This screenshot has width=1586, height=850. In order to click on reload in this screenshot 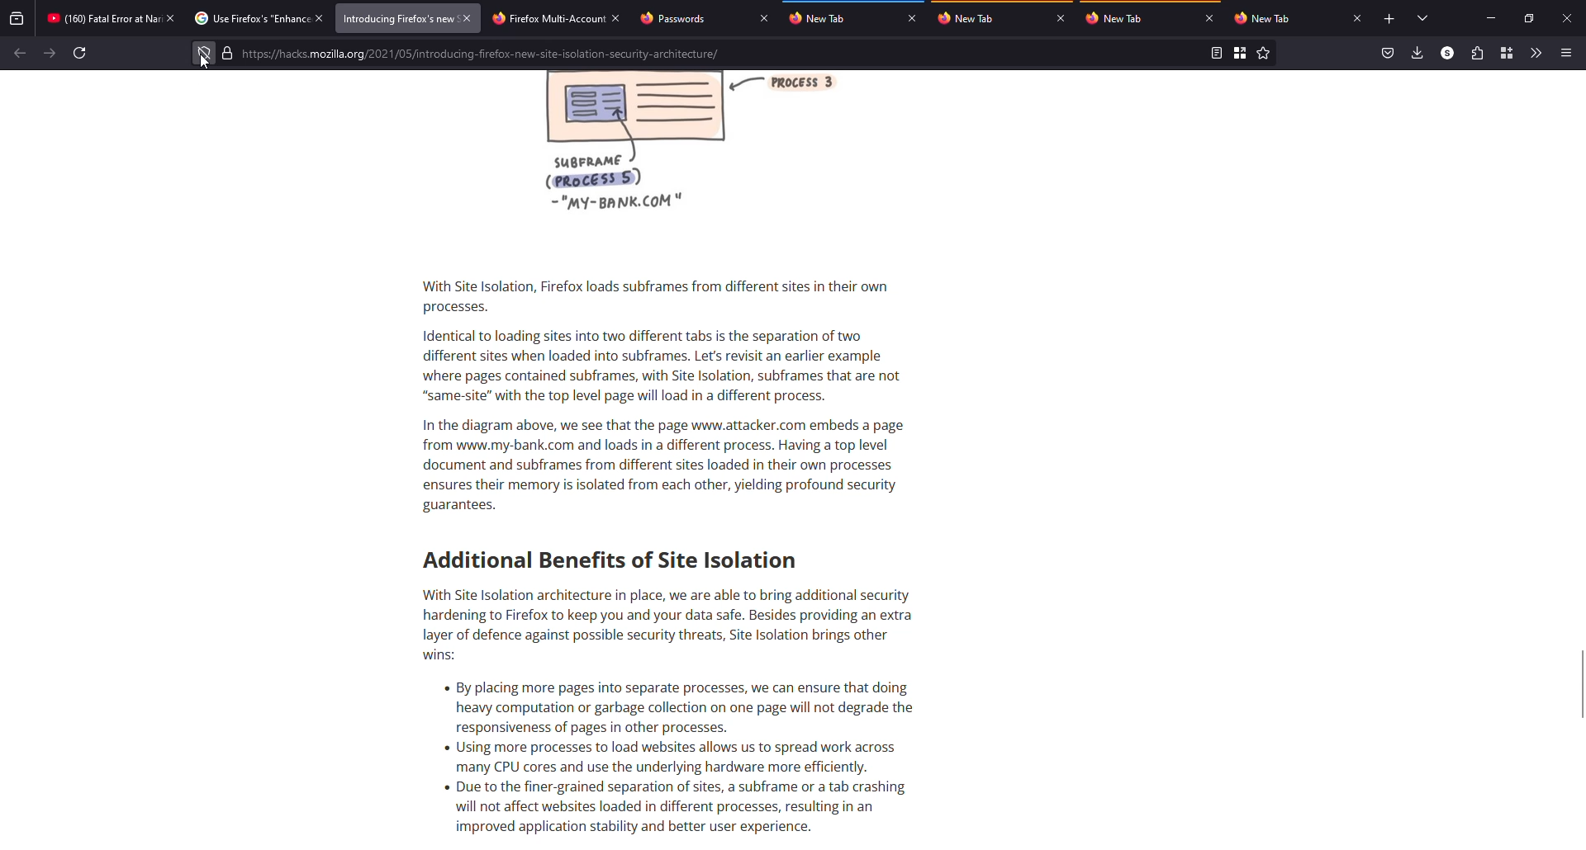, I will do `click(82, 53)`.